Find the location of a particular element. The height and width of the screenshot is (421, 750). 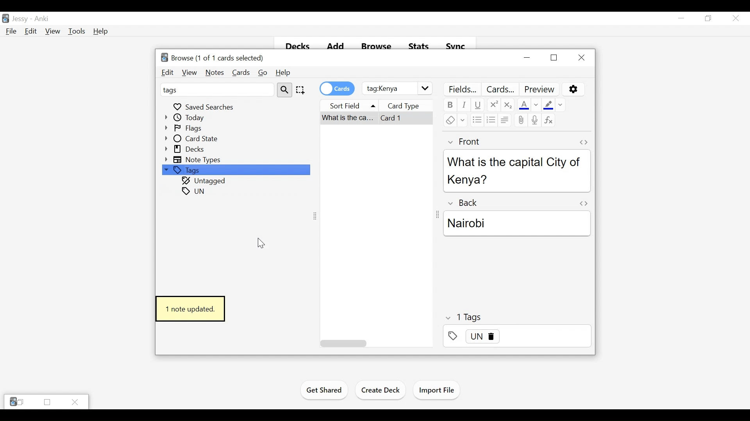

Restore is located at coordinates (46, 402).